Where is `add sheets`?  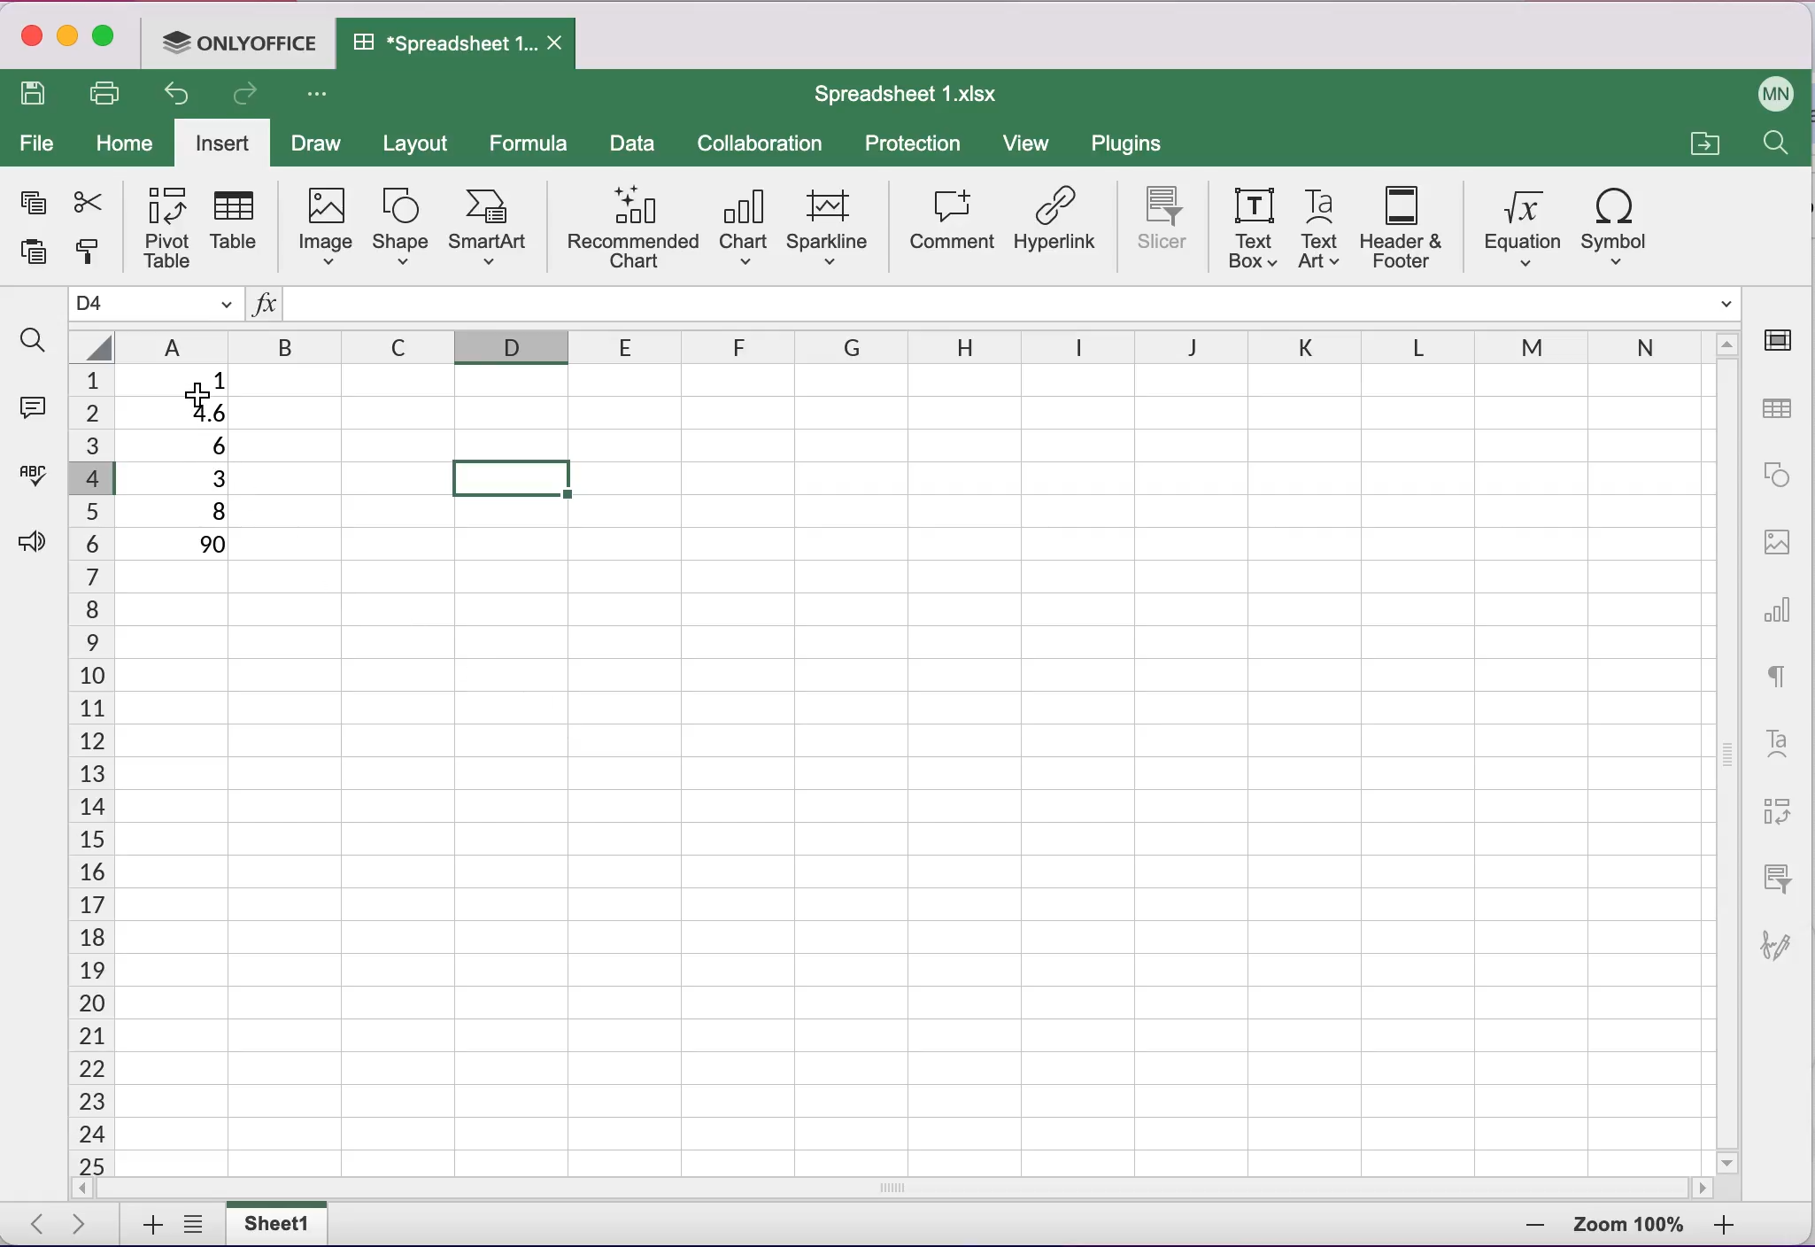 add sheets is located at coordinates (144, 1223).